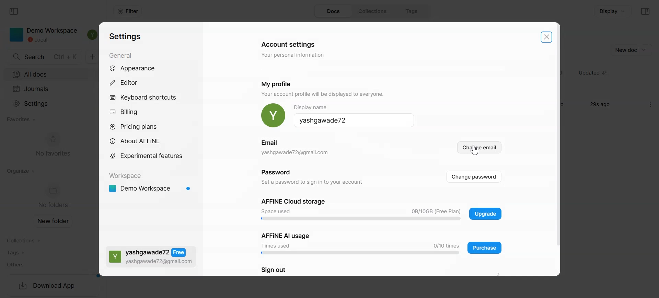 This screenshot has height=298, width=659. Describe the element at coordinates (276, 85) in the screenshot. I see `my profil.e` at that location.